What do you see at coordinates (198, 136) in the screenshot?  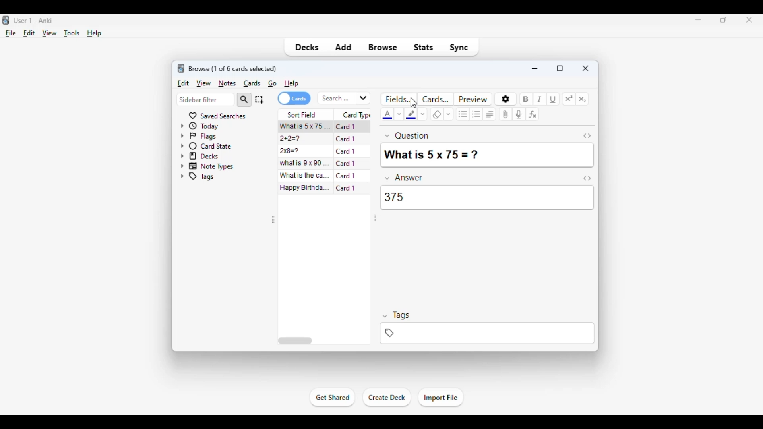 I see `flags` at bounding box center [198, 136].